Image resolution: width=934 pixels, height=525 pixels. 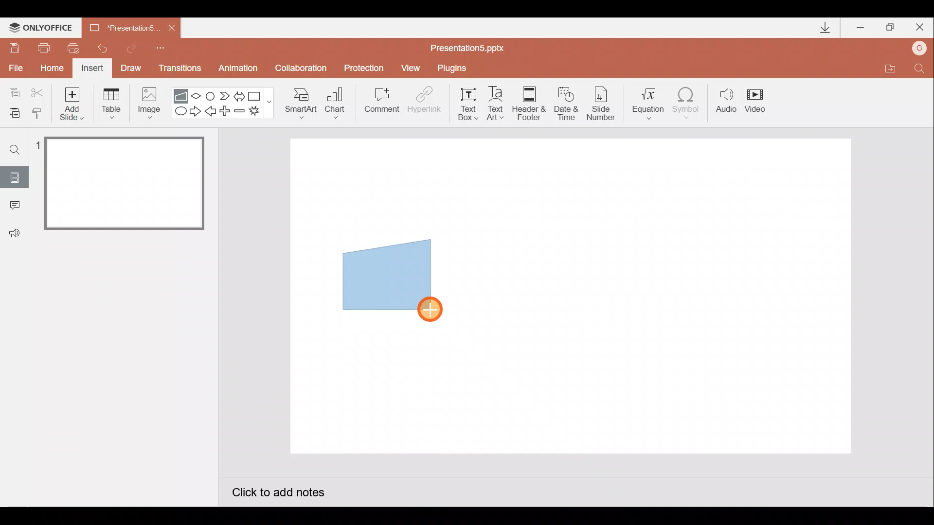 What do you see at coordinates (12, 112) in the screenshot?
I see `Paste` at bounding box center [12, 112].